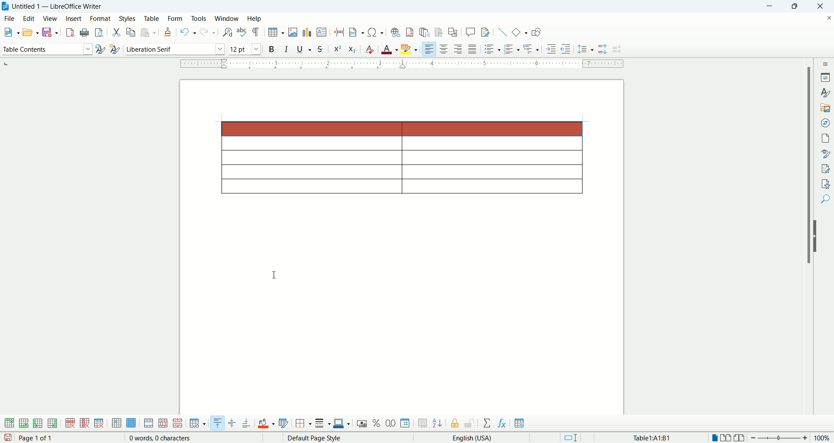 The image size is (834, 443). Describe the element at coordinates (129, 19) in the screenshot. I see `styles` at that location.